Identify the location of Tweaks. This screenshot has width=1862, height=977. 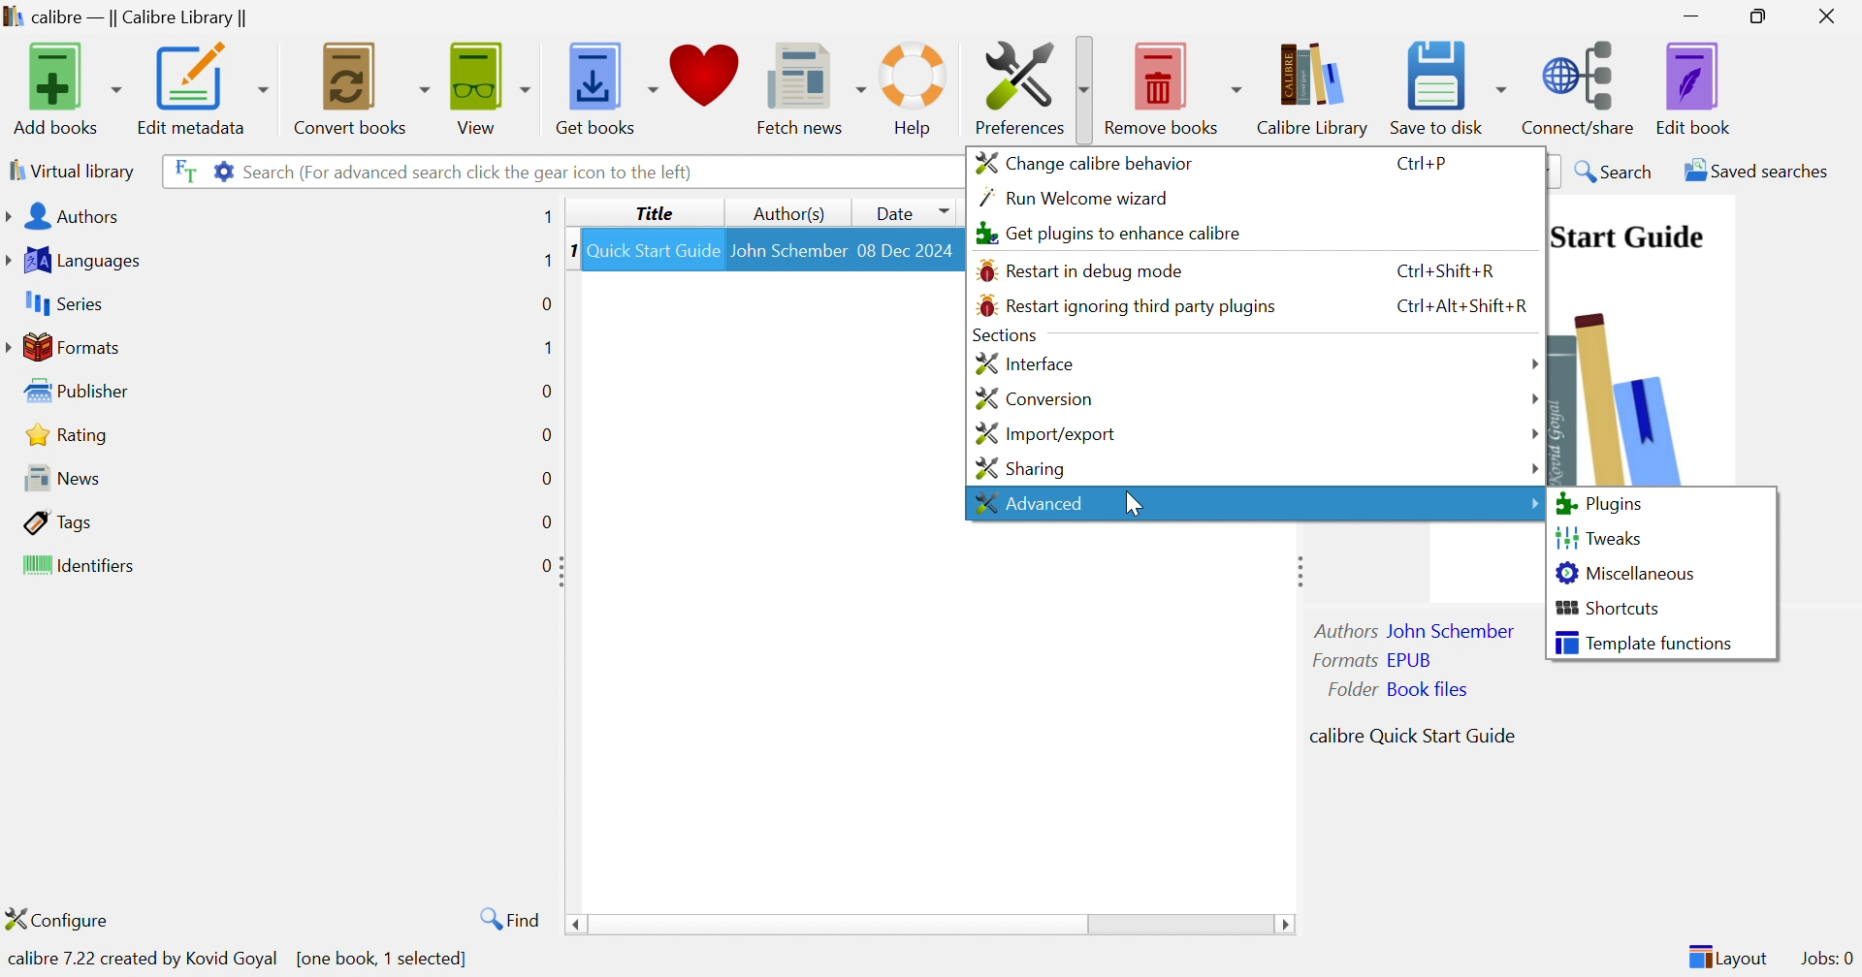
(1599, 535).